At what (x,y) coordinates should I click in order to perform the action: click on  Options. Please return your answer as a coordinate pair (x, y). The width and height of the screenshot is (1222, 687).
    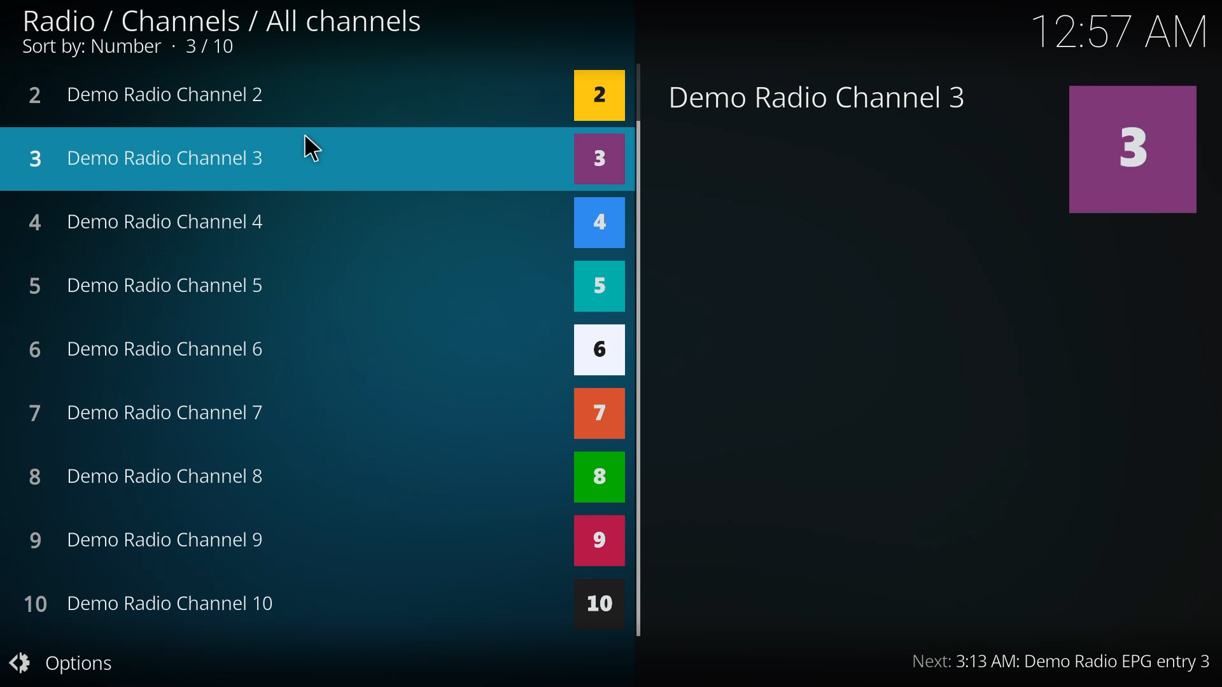
    Looking at the image, I should click on (70, 662).